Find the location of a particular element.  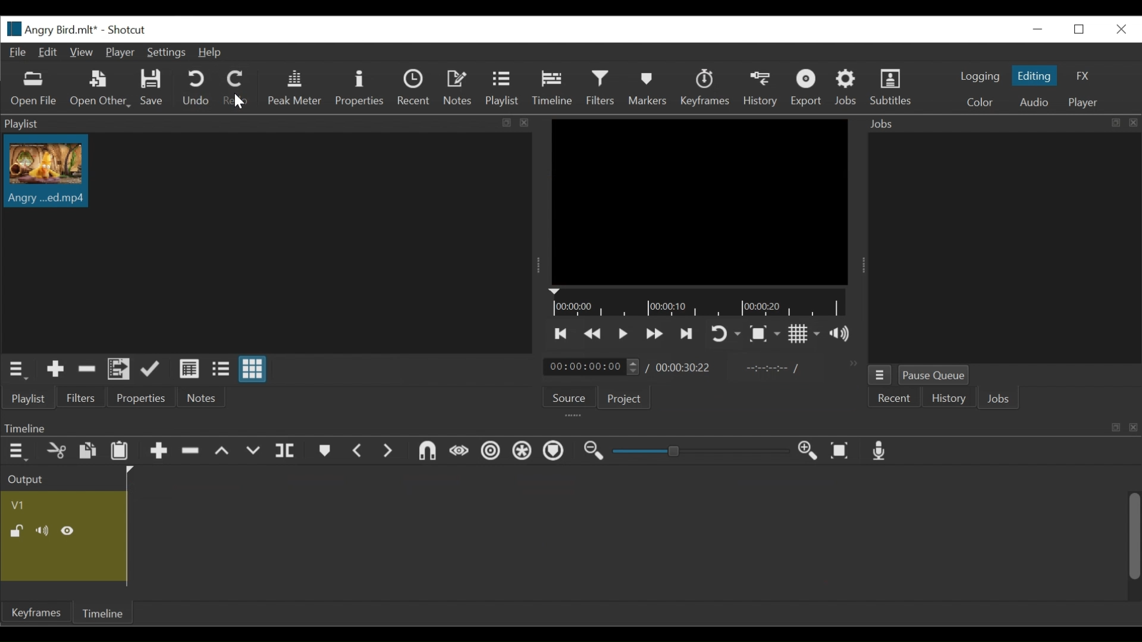

Append is located at coordinates (158, 452).